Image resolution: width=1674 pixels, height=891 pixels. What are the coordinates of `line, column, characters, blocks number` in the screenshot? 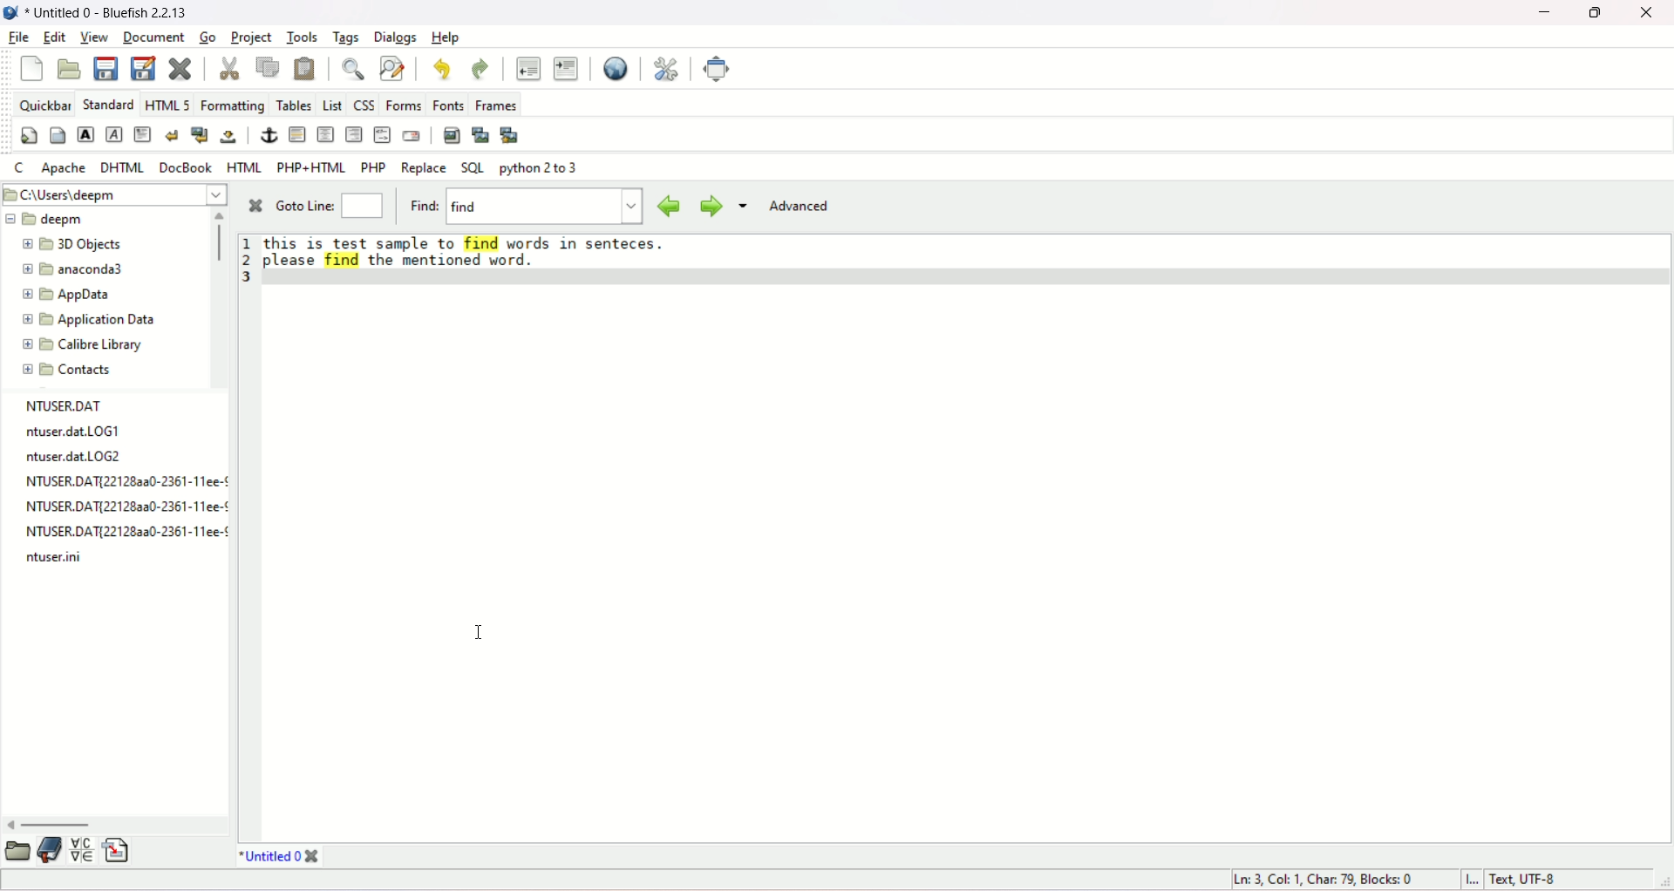 It's located at (1322, 877).